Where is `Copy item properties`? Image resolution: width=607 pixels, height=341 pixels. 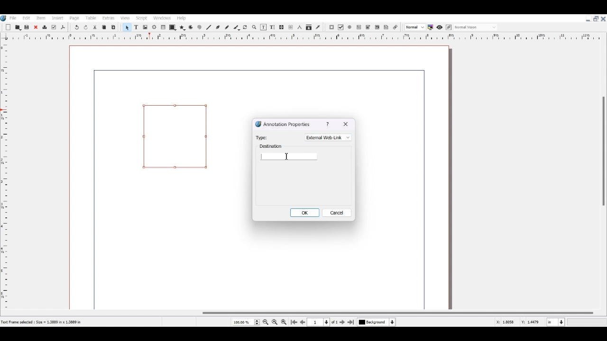
Copy item properties is located at coordinates (309, 28).